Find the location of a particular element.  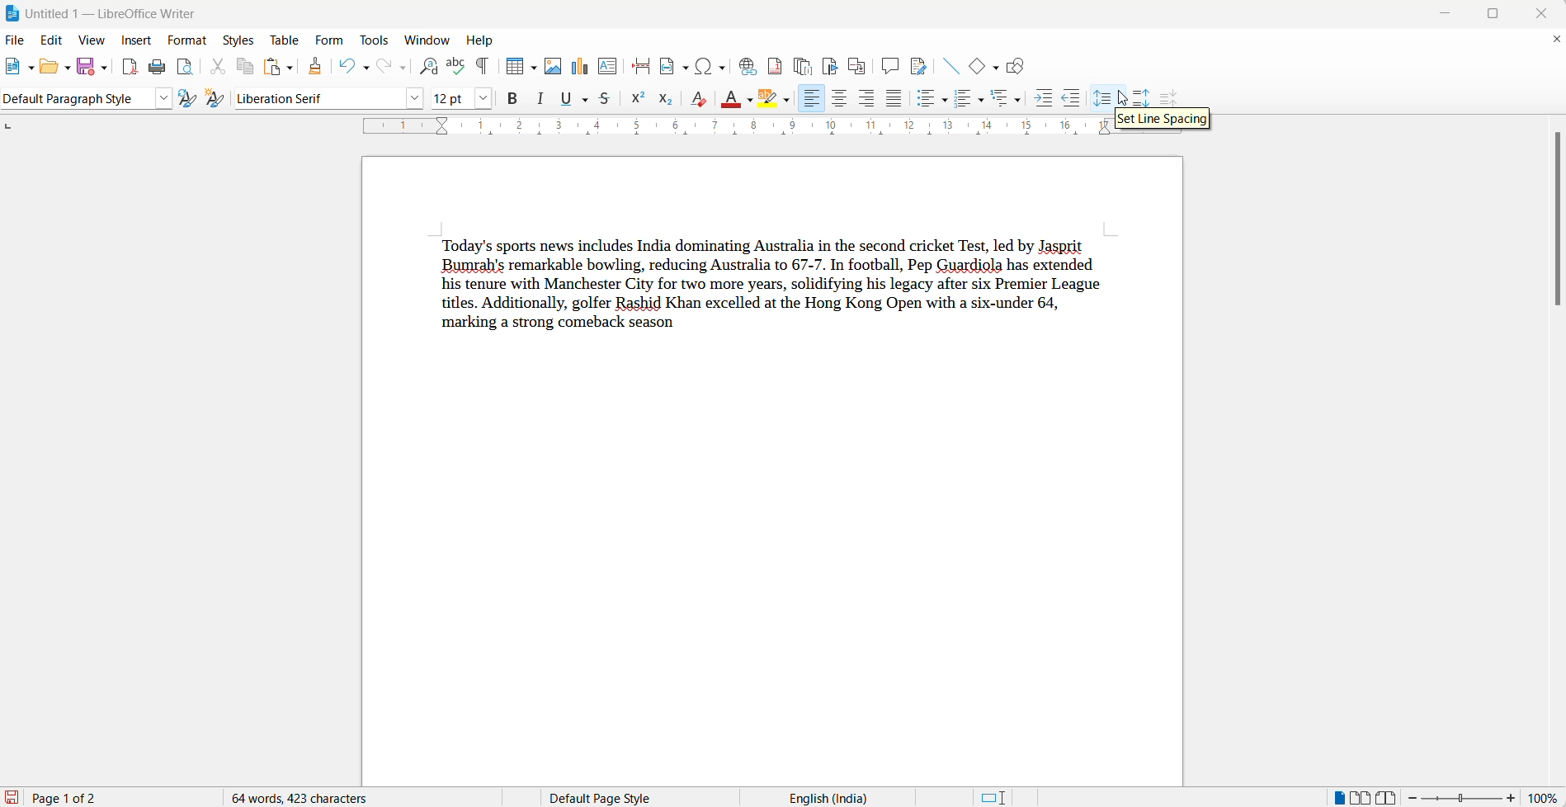

insert table is located at coordinates (512, 66).